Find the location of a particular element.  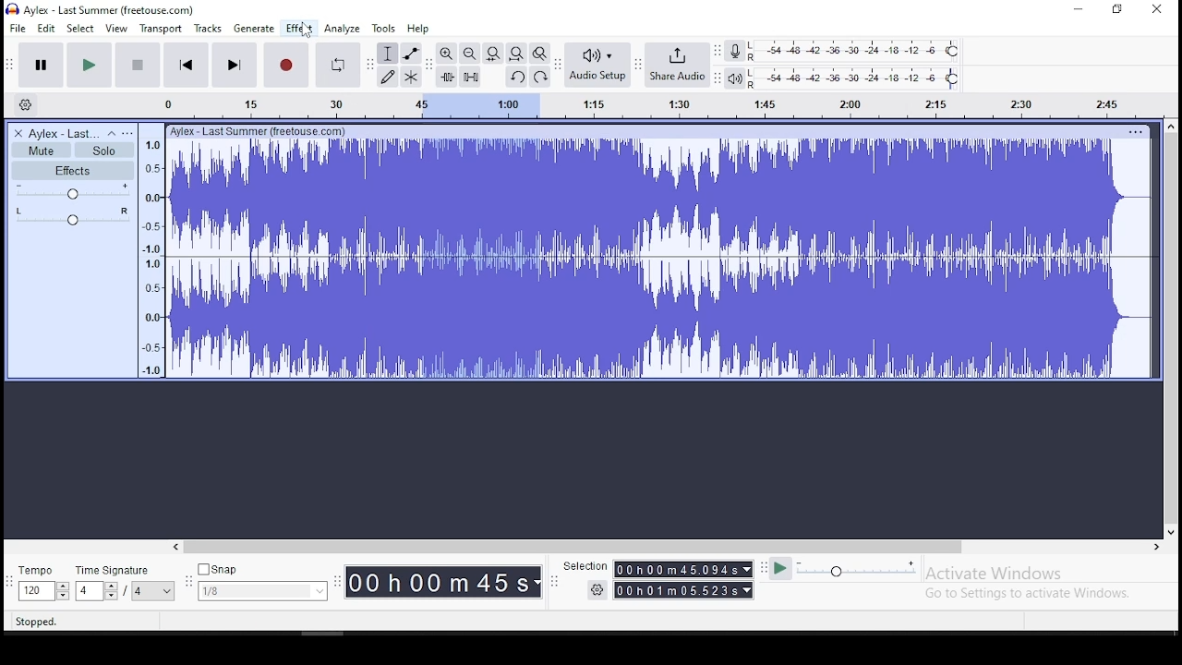

icon and file name is located at coordinates (102, 9).